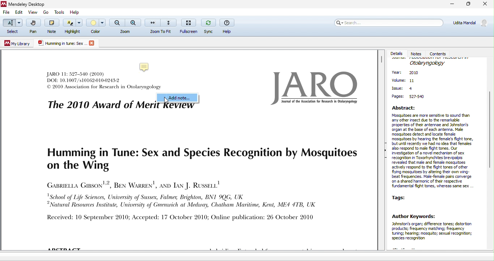 This screenshot has width=494, height=261. I want to click on volume:11, so click(403, 81).